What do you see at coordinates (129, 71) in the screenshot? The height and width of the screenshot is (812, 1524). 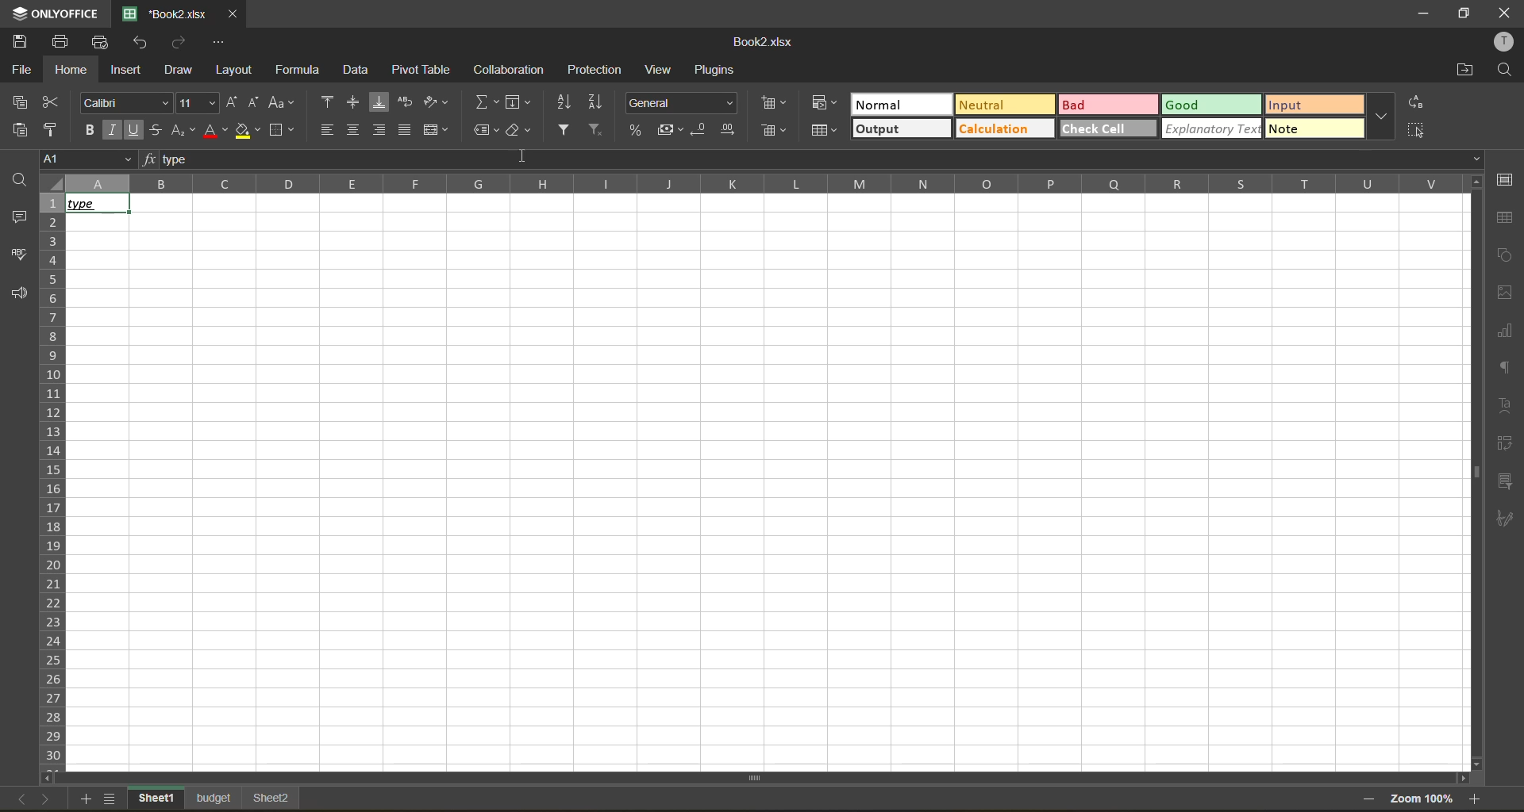 I see `insert` at bounding box center [129, 71].